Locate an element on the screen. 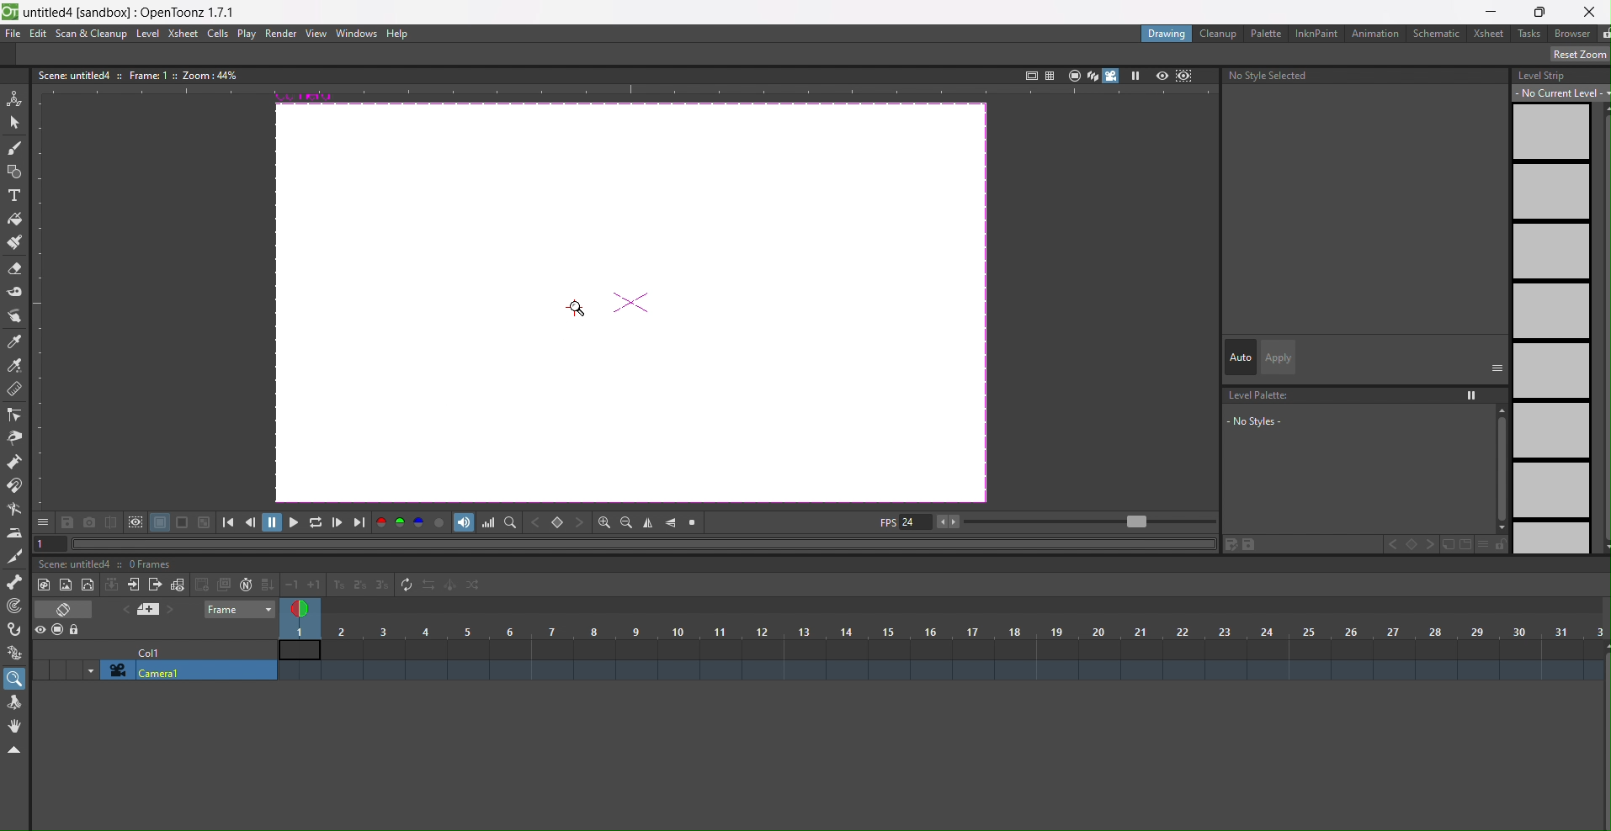 This screenshot has width=1611, height=831. hide toolbar is located at coordinates (18, 751).